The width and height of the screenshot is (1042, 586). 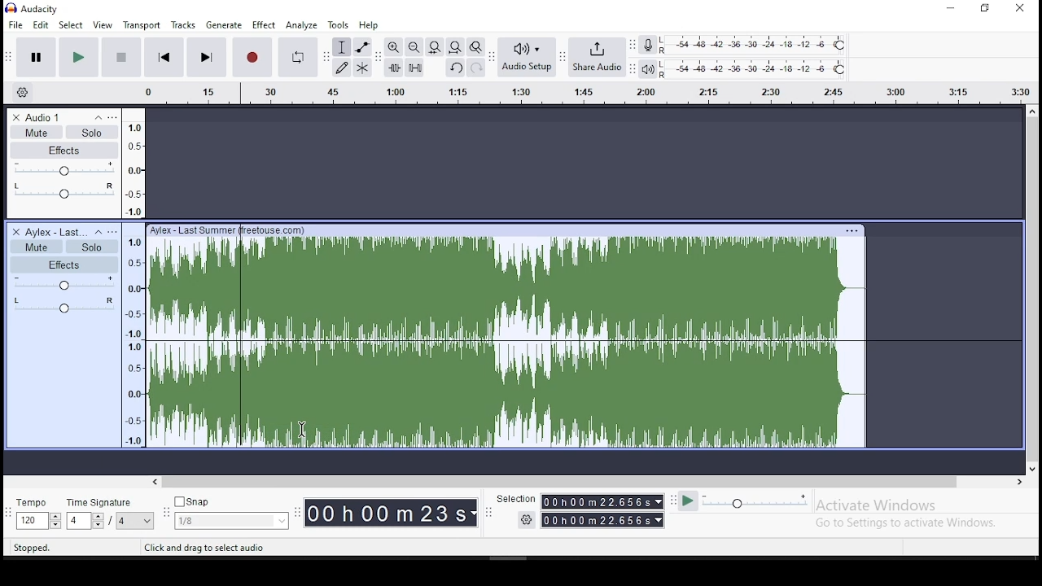 I want to click on pan, so click(x=63, y=192).